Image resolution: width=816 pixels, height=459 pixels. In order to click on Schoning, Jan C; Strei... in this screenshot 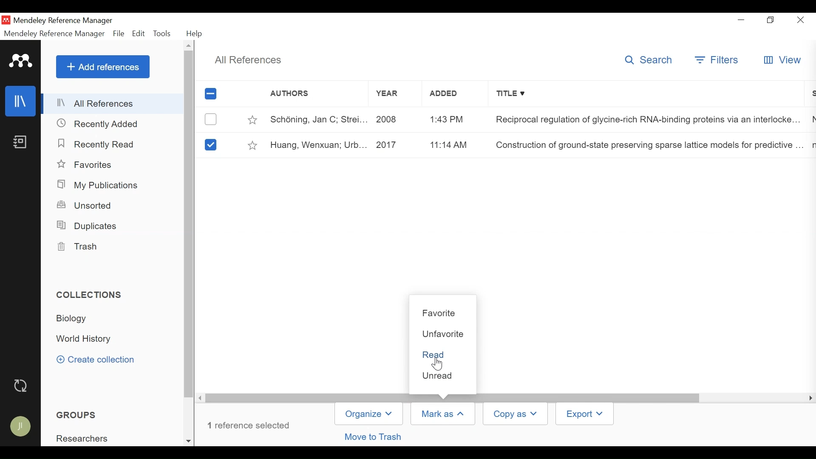, I will do `click(319, 119)`.